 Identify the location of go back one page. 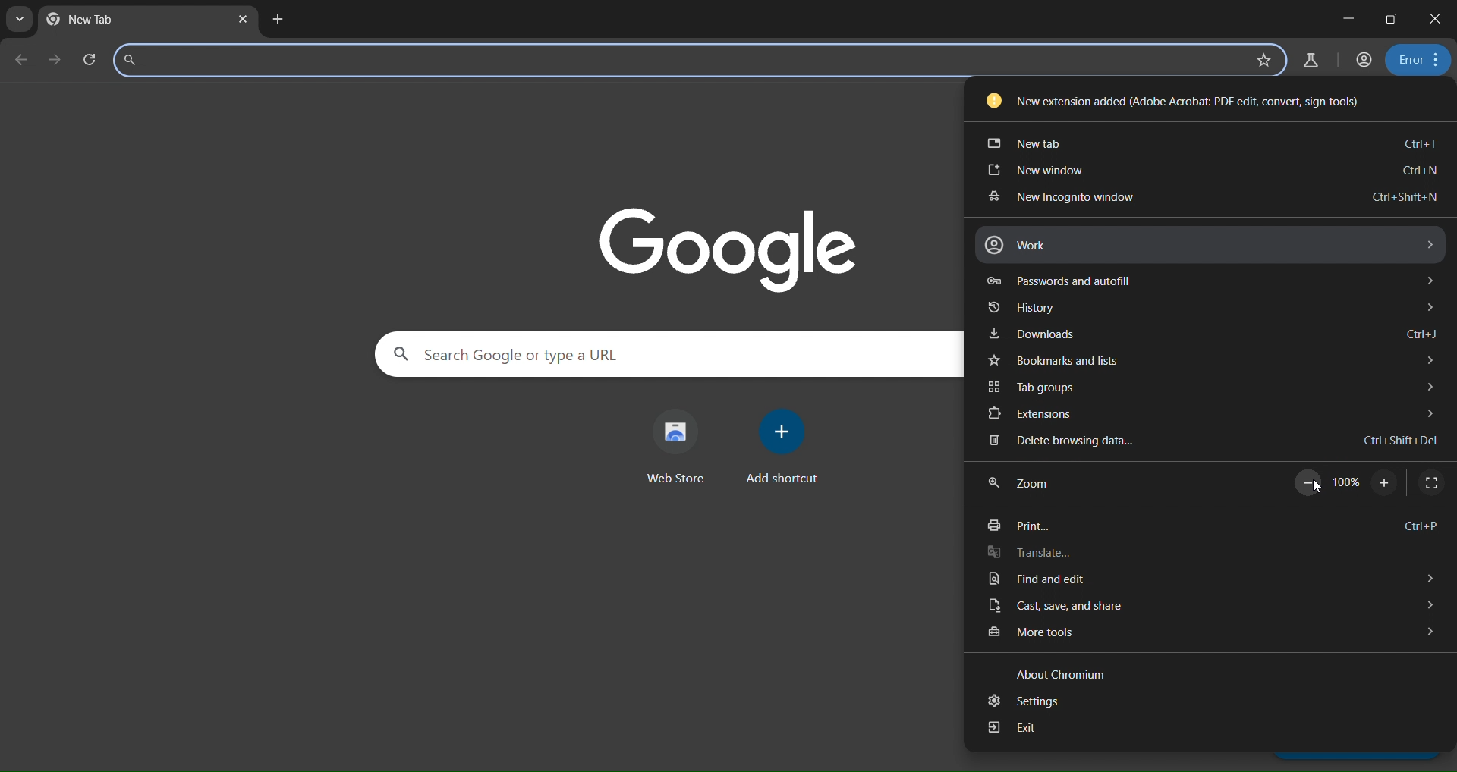
(22, 60).